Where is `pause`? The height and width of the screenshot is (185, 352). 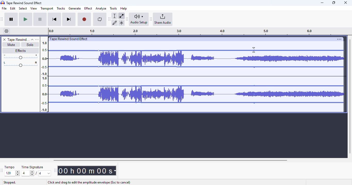
pause is located at coordinates (11, 20).